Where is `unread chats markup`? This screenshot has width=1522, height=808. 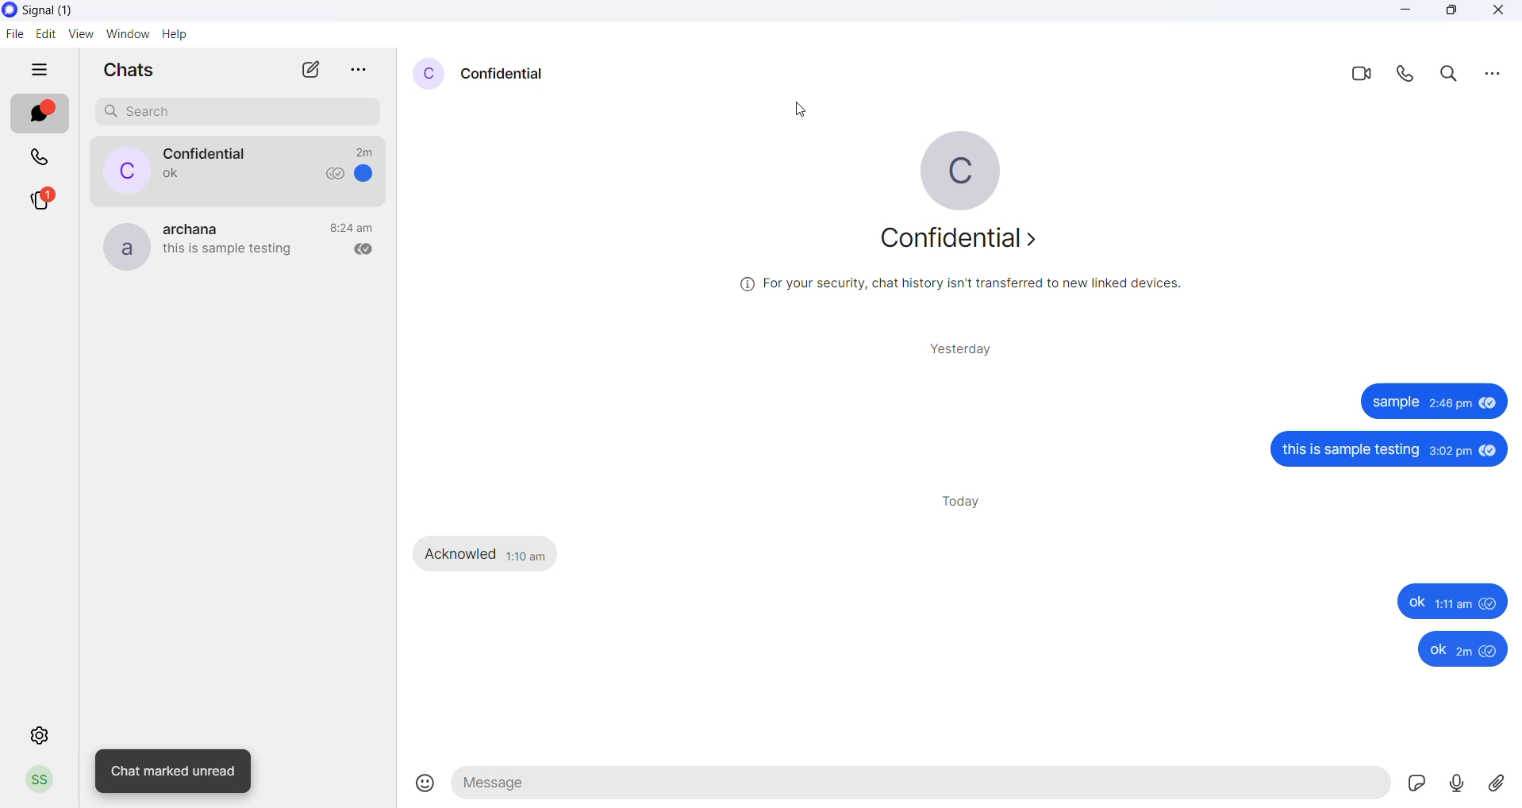
unread chats markup is located at coordinates (50, 107).